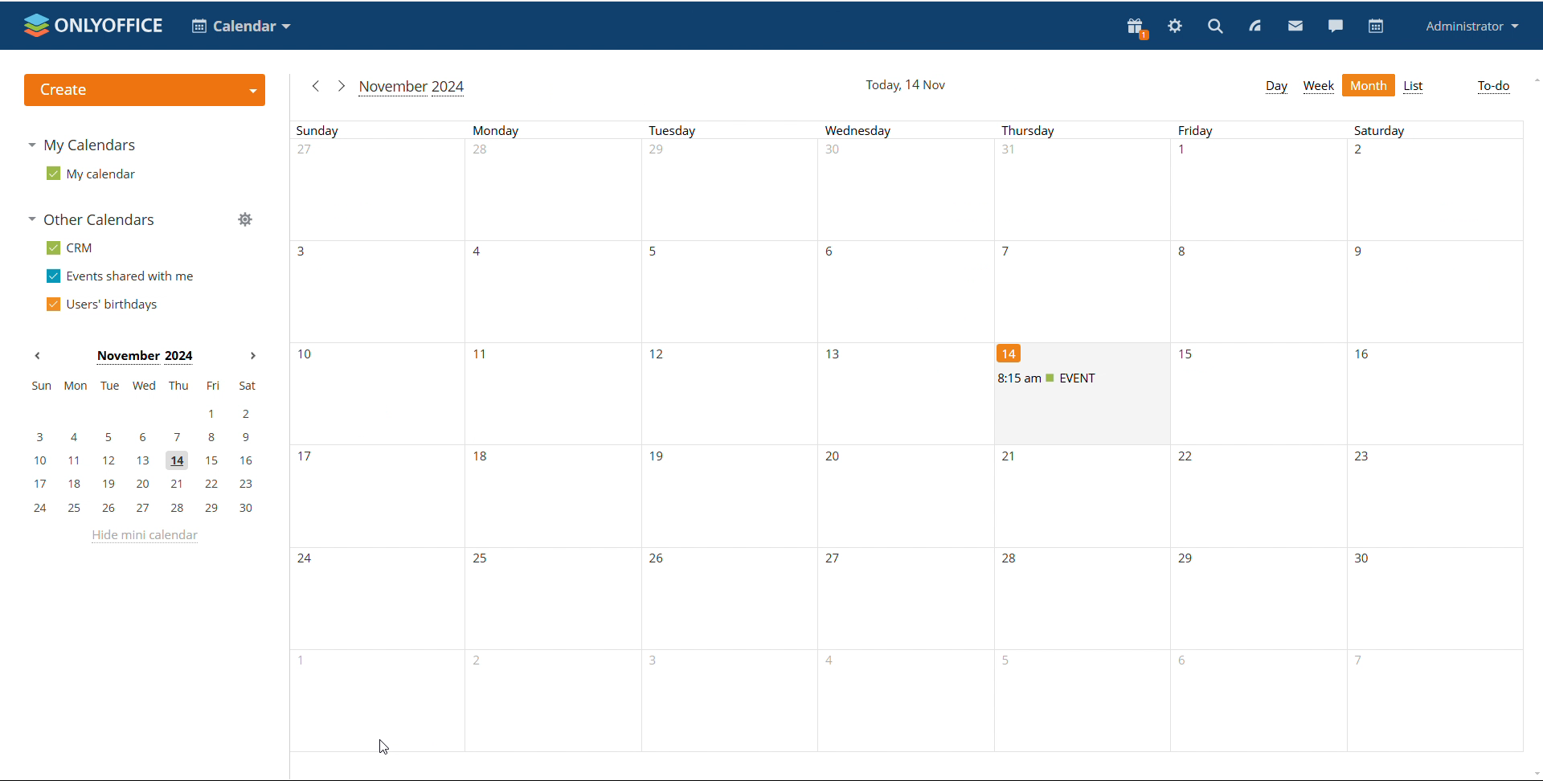 The image size is (1543, 781). What do you see at coordinates (253, 357) in the screenshot?
I see `next month` at bounding box center [253, 357].